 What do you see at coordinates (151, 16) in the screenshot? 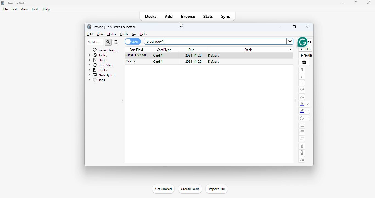
I see `decks` at bounding box center [151, 16].